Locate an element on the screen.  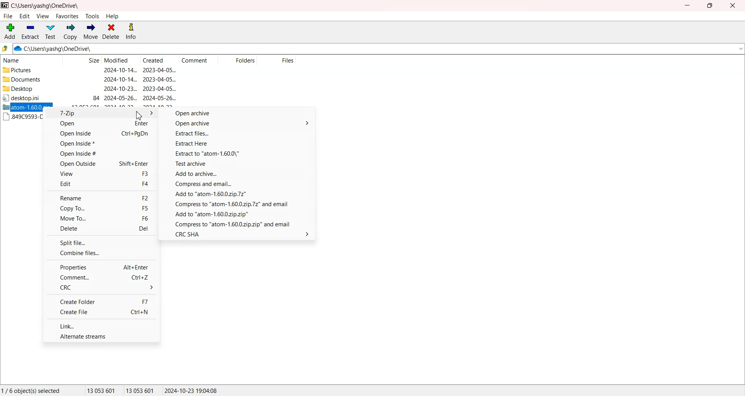
Desktop File is located at coordinates (29, 89).